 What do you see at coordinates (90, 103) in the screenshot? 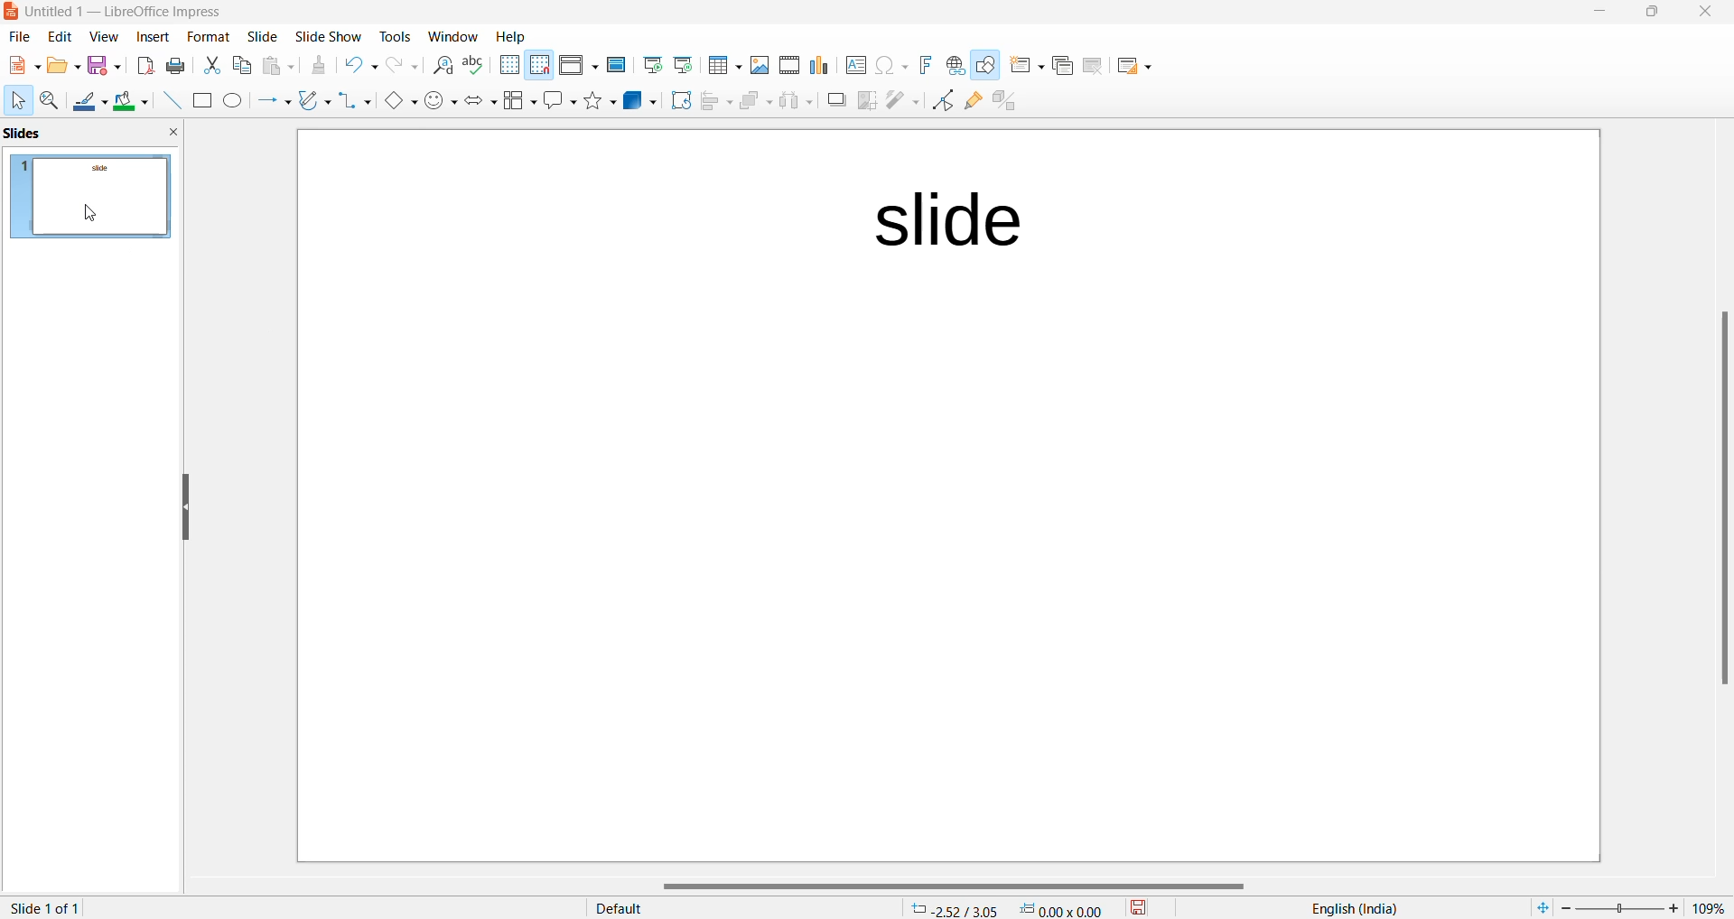
I see `line color` at bounding box center [90, 103].